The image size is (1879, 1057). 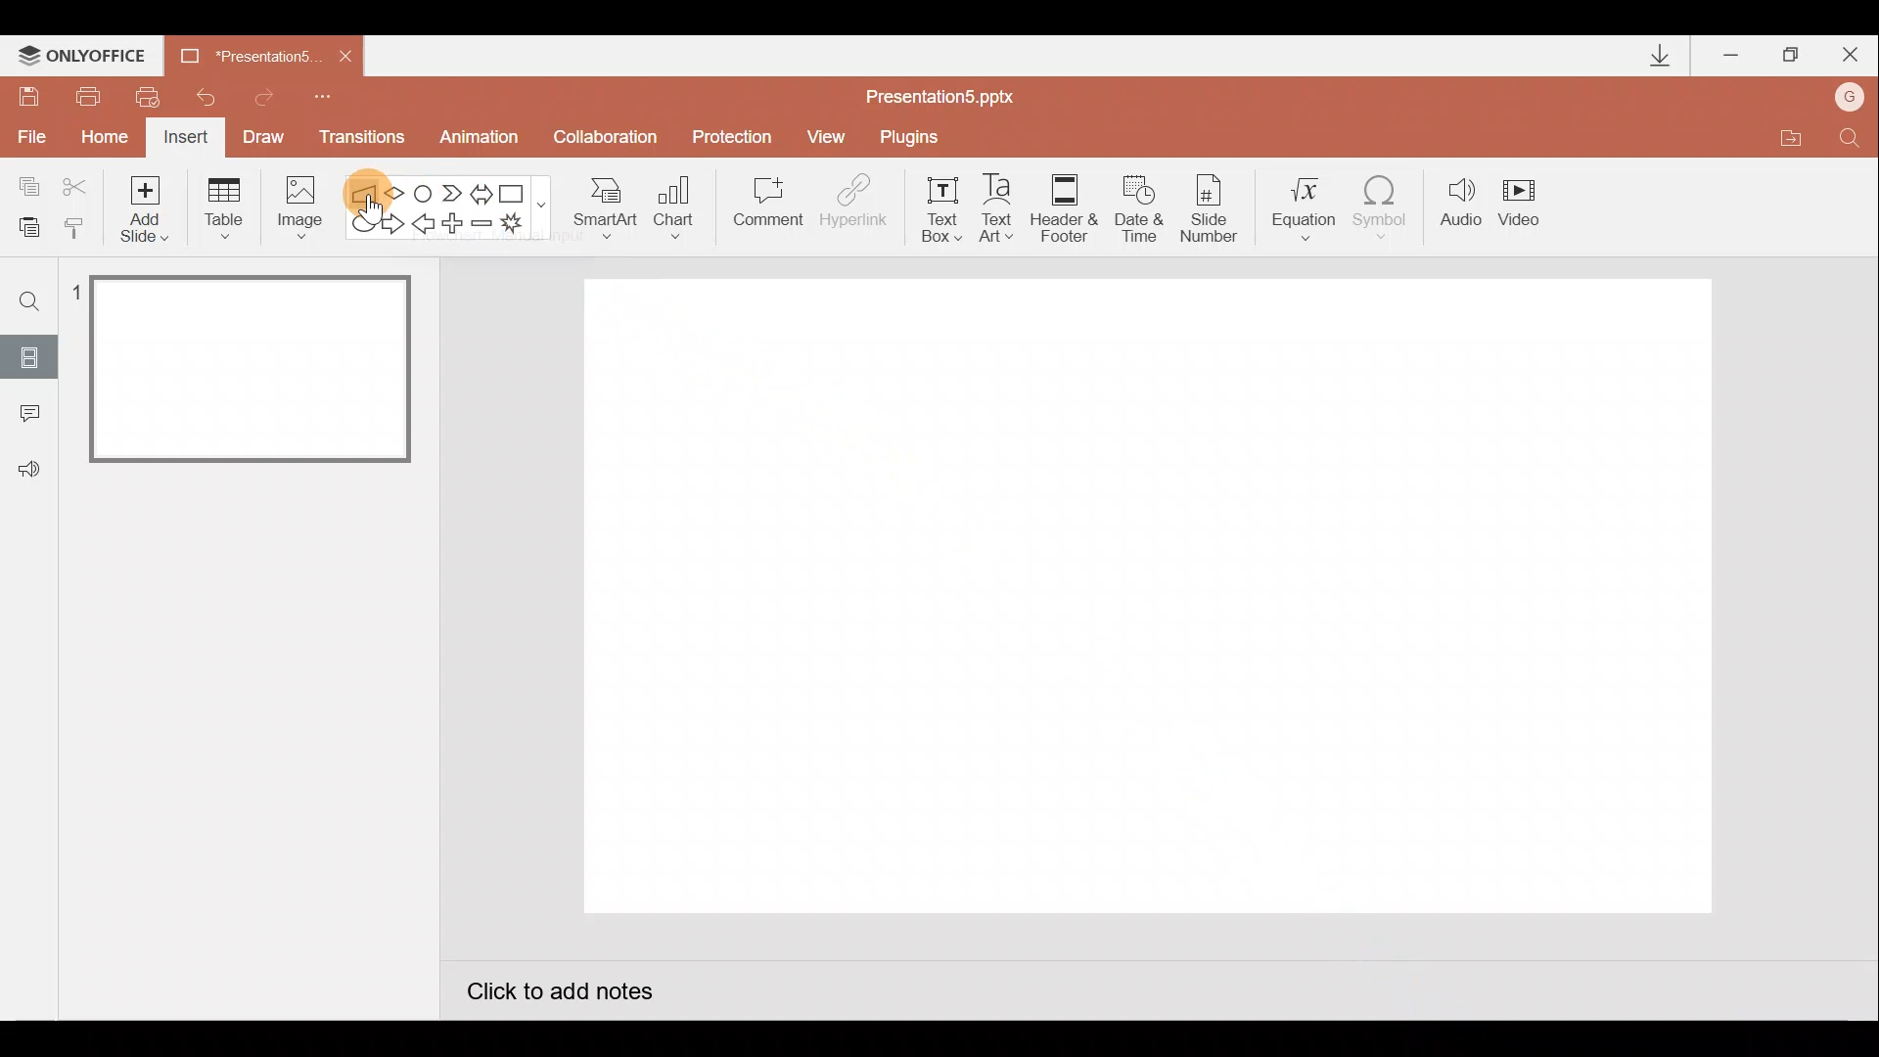 What do you see at coordinates (1462, 207) in the screenshot?
I see `Audio` at bounding box center [1462, 207].